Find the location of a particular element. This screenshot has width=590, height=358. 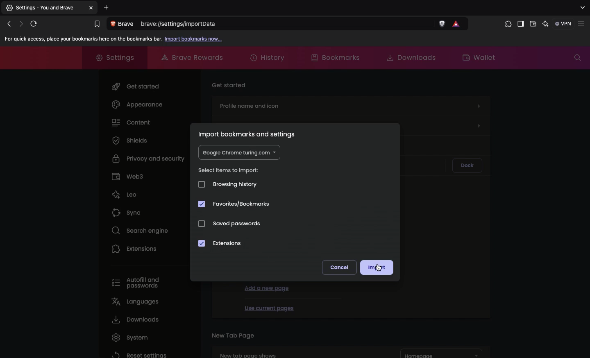

Reset settings is located at coordinates (138, 354).